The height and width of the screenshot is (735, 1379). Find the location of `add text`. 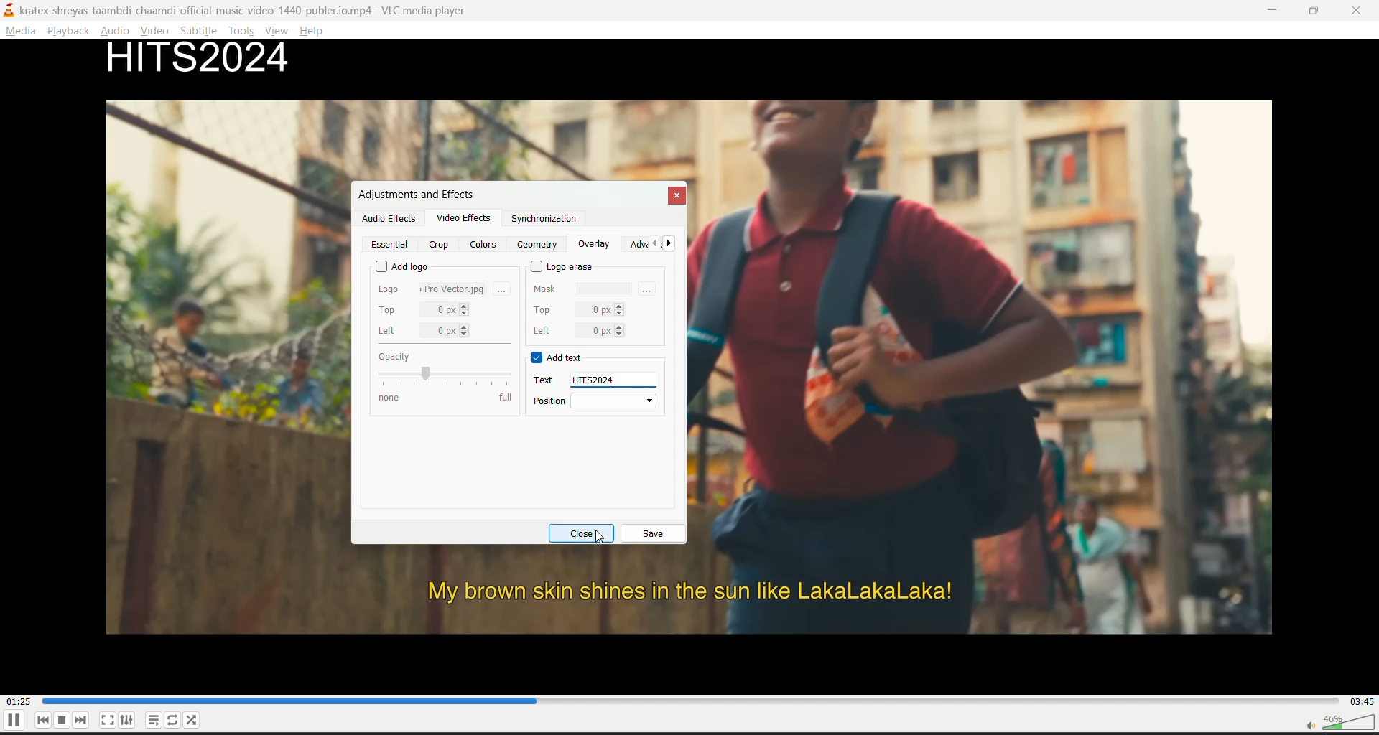

add text is located at coordinates (560, 360).